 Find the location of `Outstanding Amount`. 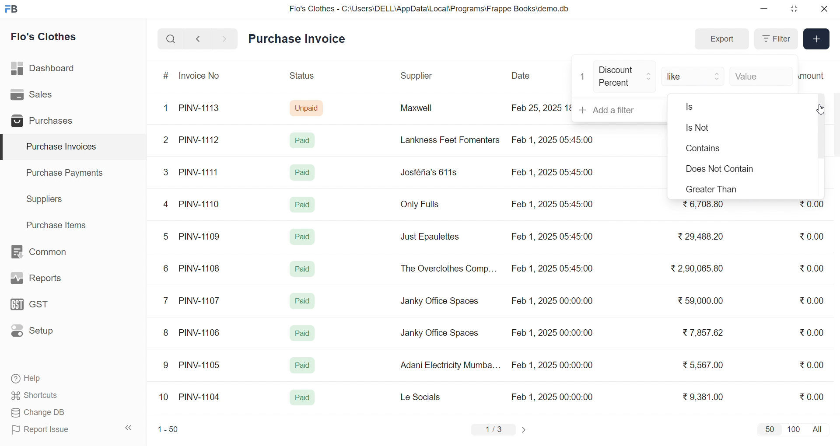

Outstanding Amount is located at coordinates (816, 75).